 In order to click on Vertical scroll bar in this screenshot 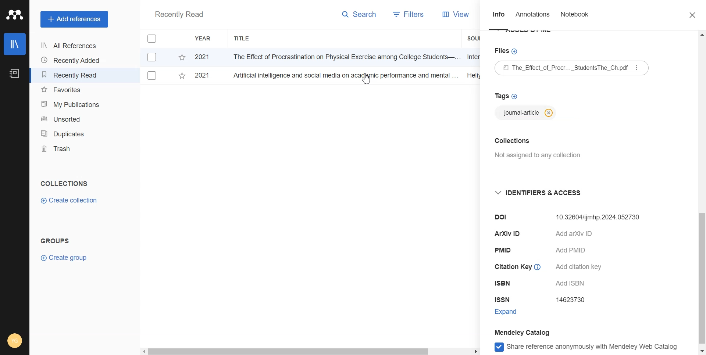, I will do `click(702, 193)`.